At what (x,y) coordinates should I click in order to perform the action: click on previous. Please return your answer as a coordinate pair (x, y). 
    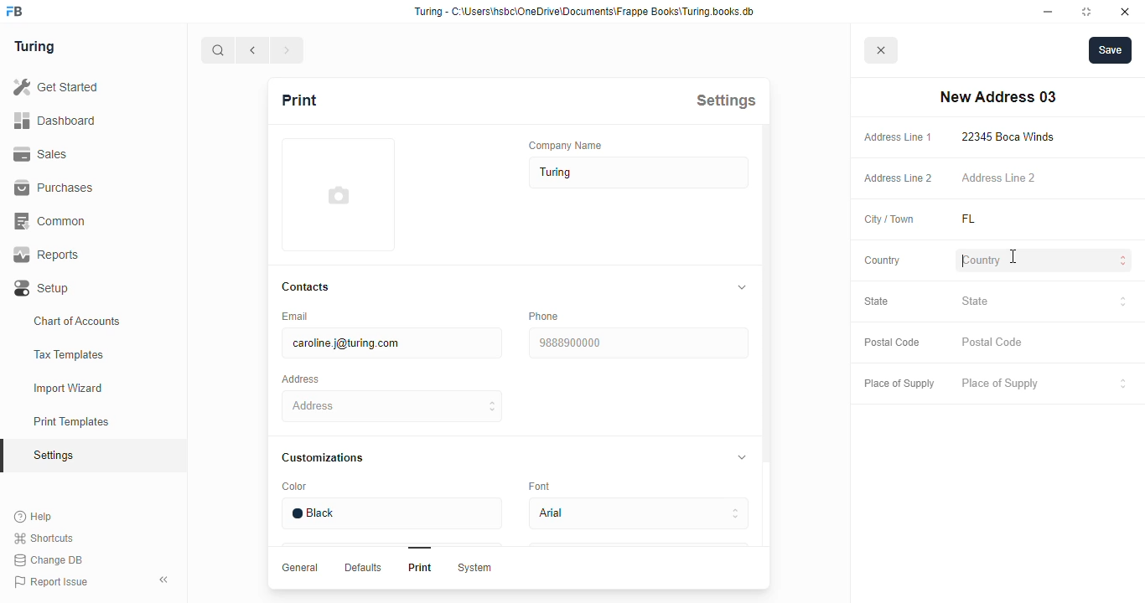
    Looking at the image, I should click on (253, 50).